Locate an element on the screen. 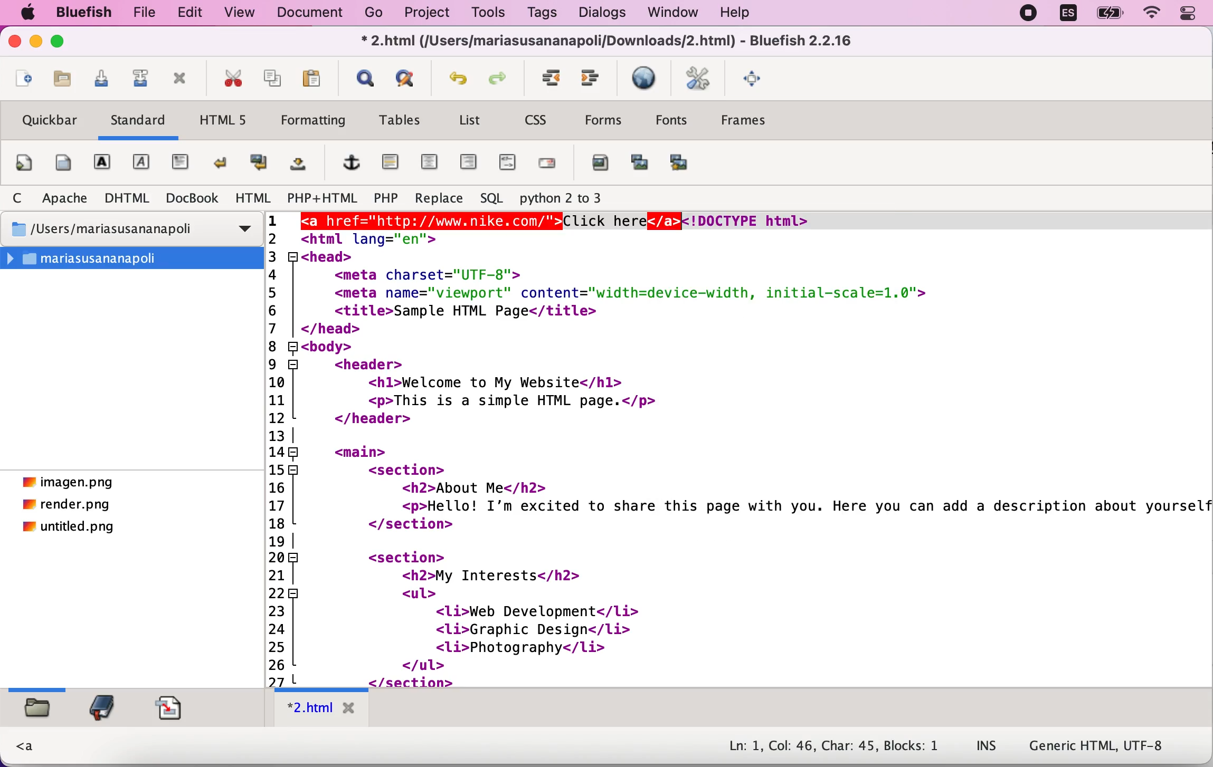 The image size is (1213, 767). sql is located at coordinates (488, 199).